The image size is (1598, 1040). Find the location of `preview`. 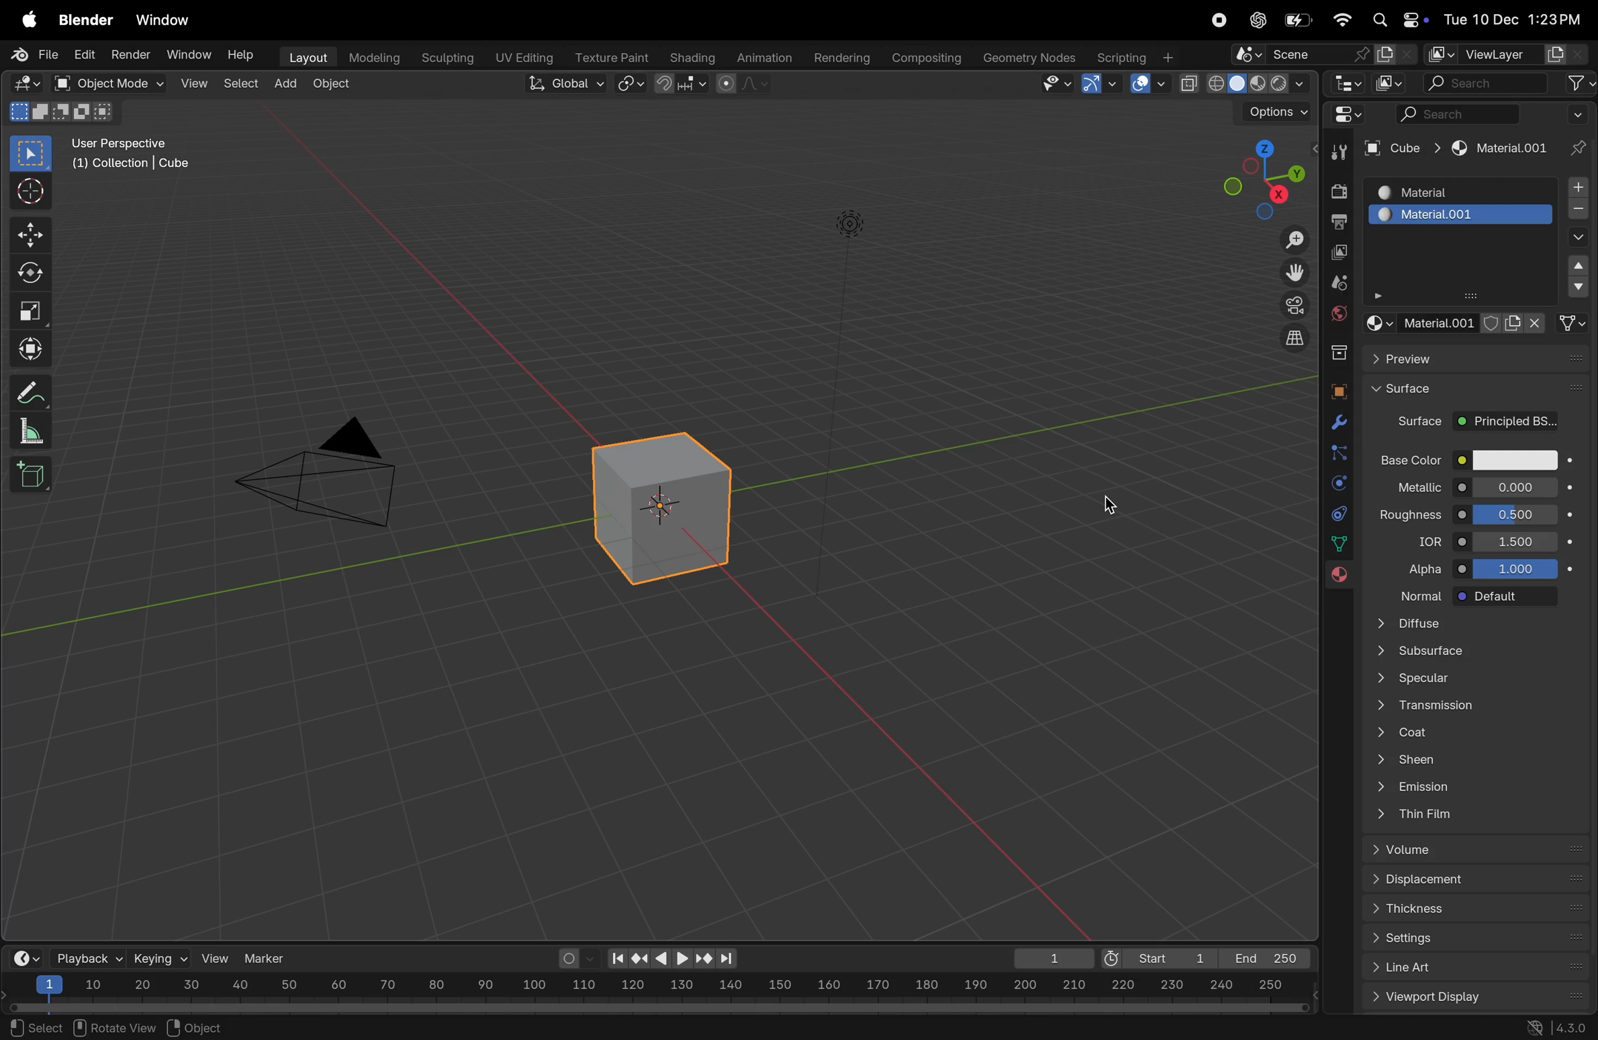

preview is located at coordinates (1482, 358).